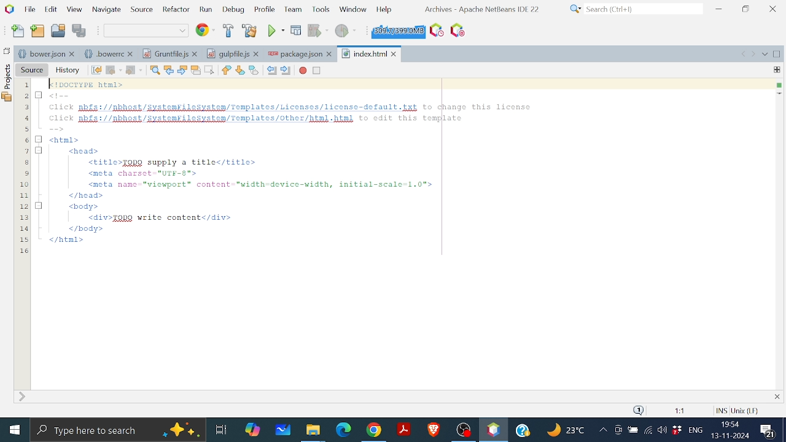 This screenshot has height=442, width=786. Describe the element at coordinates (38, 32) in the screenshot. I see `add folder` at that location.